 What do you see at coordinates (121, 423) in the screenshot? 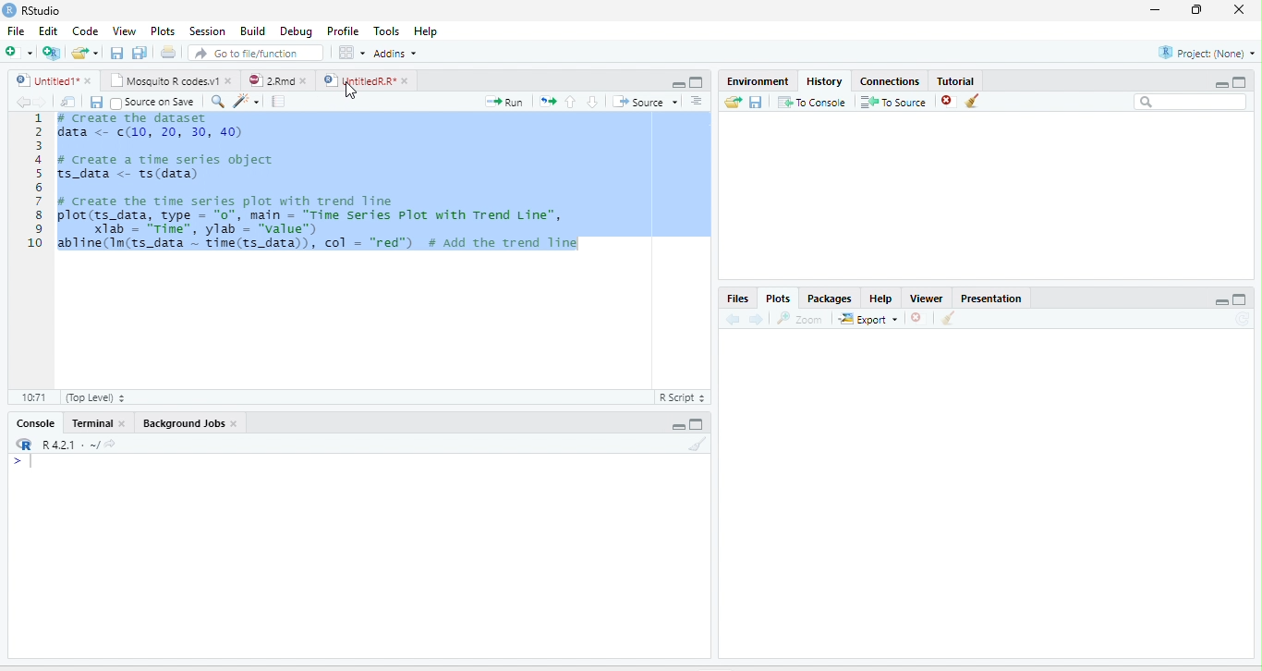
I see `close` at bounding box center [121, 423].